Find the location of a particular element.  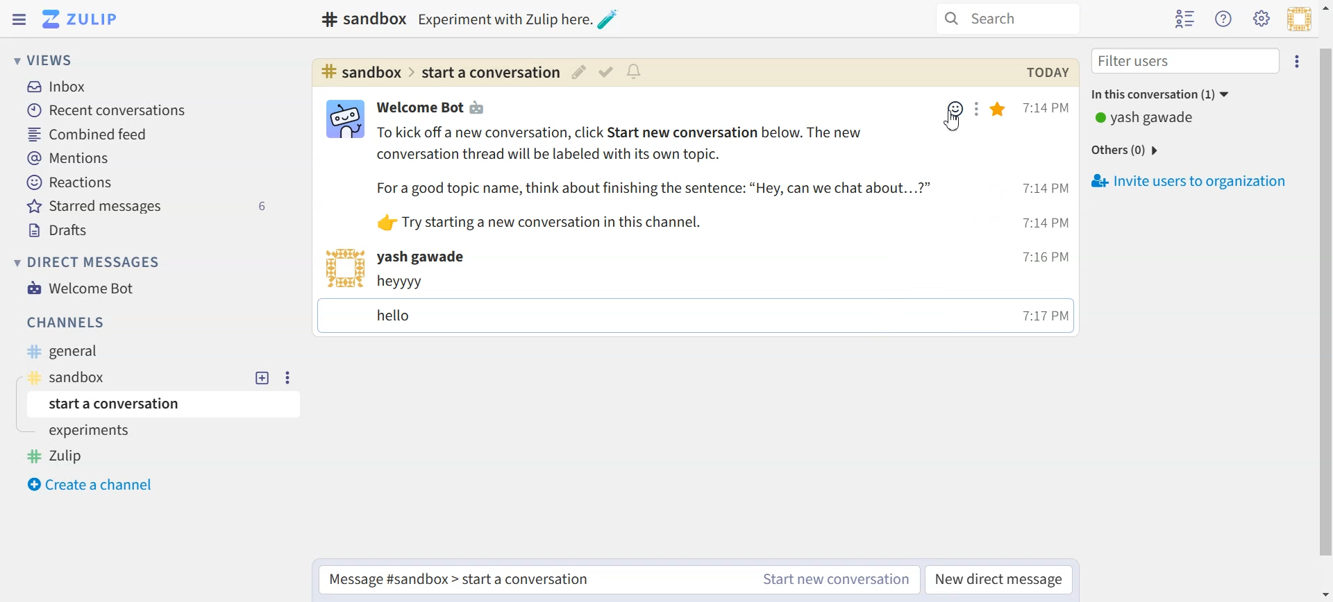

Main menu is located at coordinates (1261, 19).